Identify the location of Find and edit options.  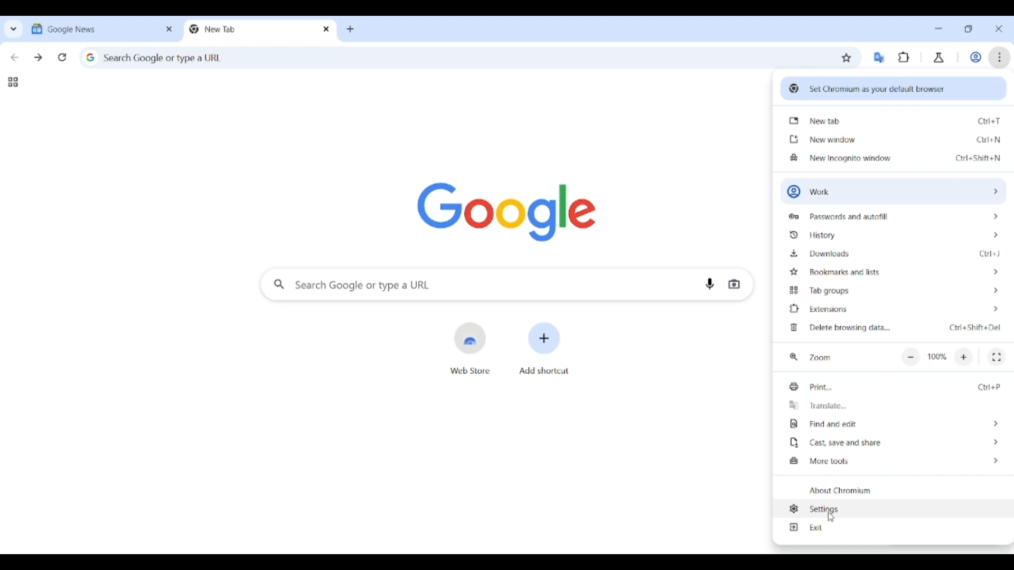
(894, 424).